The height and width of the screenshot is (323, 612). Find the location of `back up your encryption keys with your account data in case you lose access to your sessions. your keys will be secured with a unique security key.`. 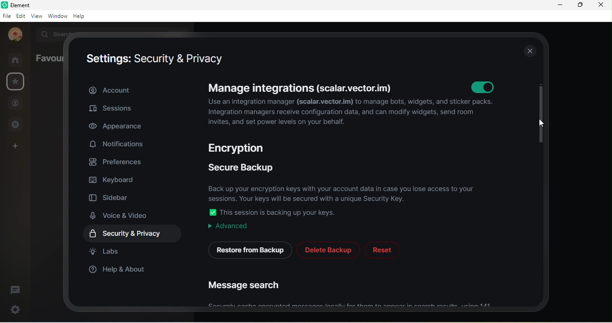

back up your encryption keys with your account data in case you lose access to your sessions. your keys will be secured with a unique security key. is located at coordinates (344, 191).